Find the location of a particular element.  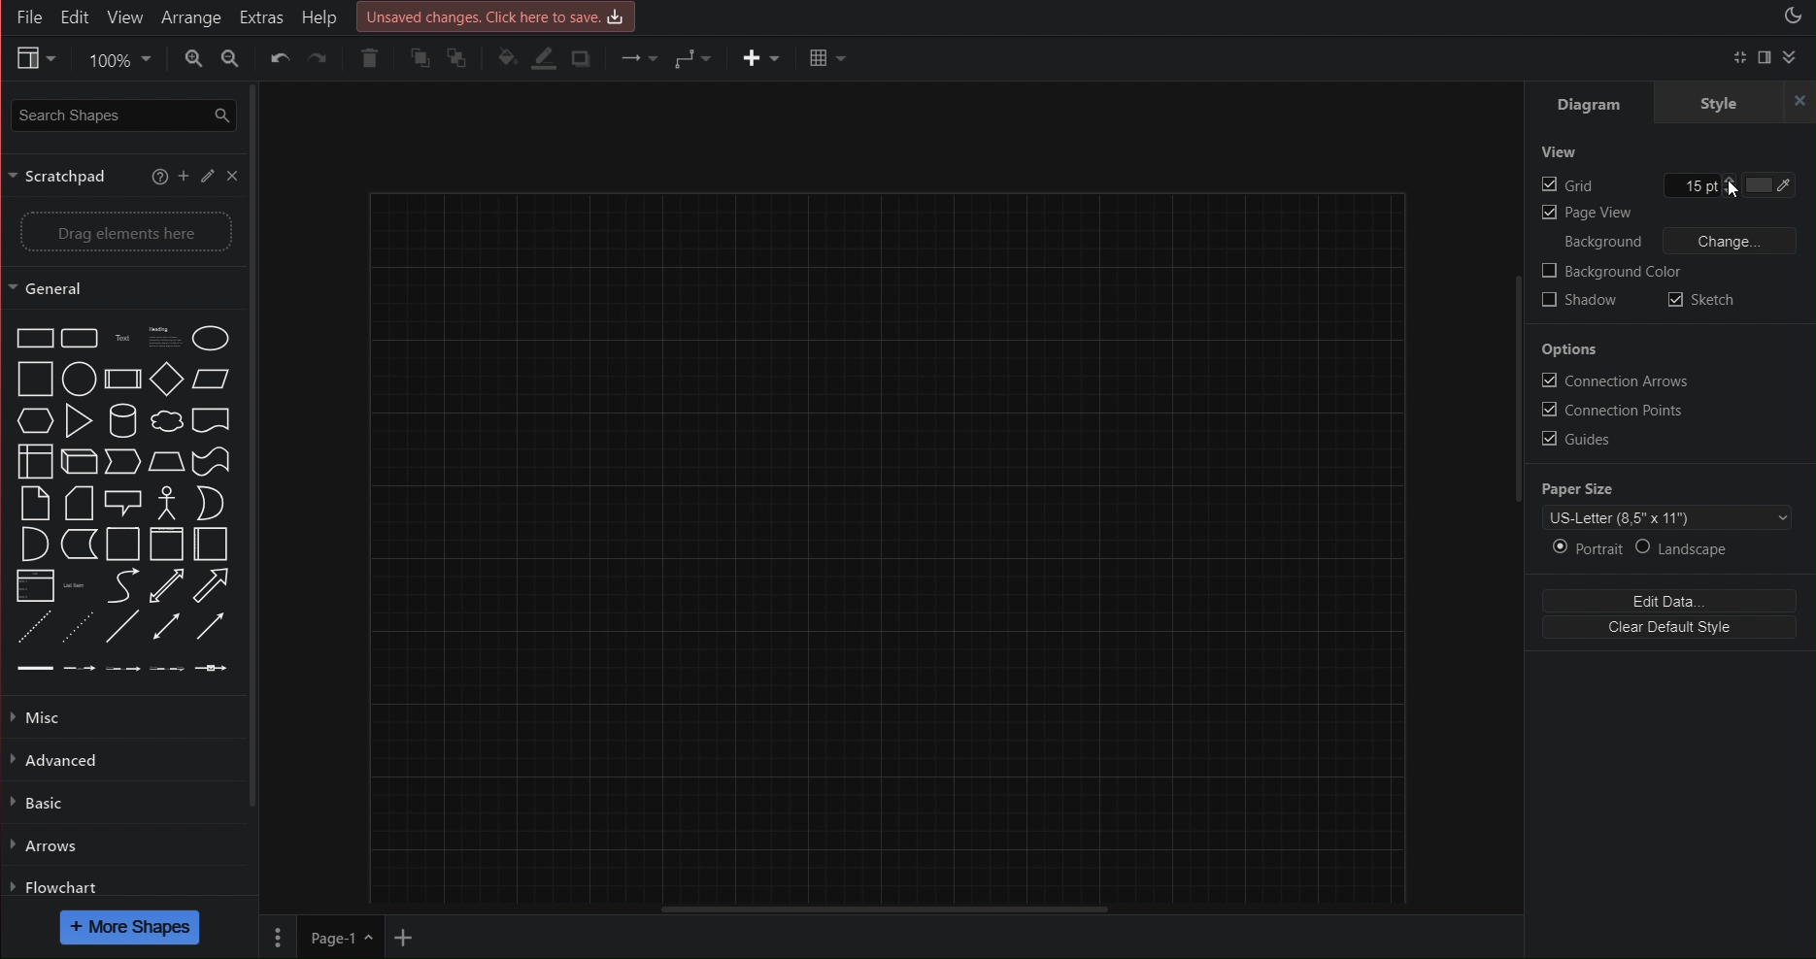

ellipse is located at coordinates (82, 378).